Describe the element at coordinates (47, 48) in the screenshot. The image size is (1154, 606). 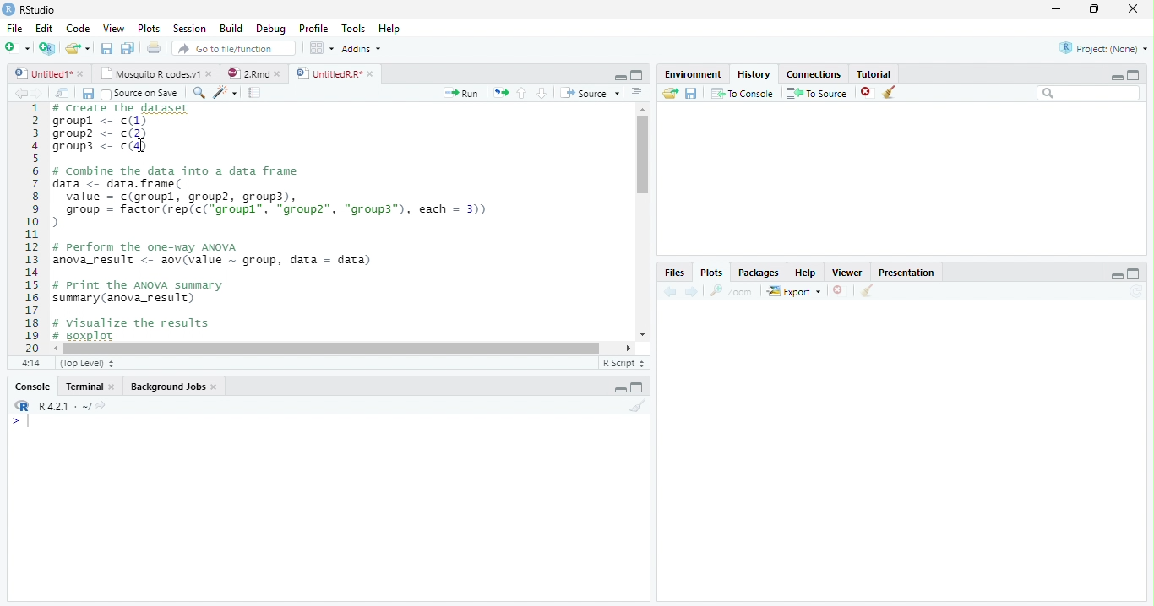
I see `Create a Project` at that location.